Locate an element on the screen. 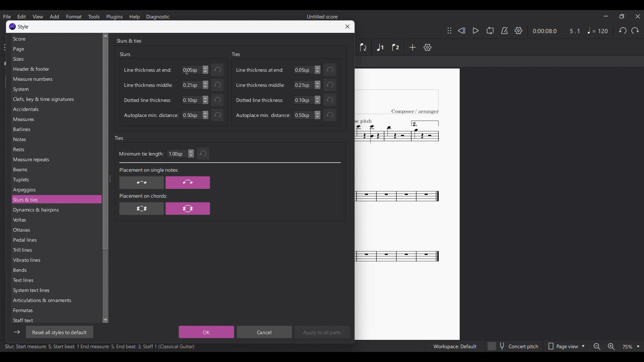  Staff text is located at coordinates (55, 320).